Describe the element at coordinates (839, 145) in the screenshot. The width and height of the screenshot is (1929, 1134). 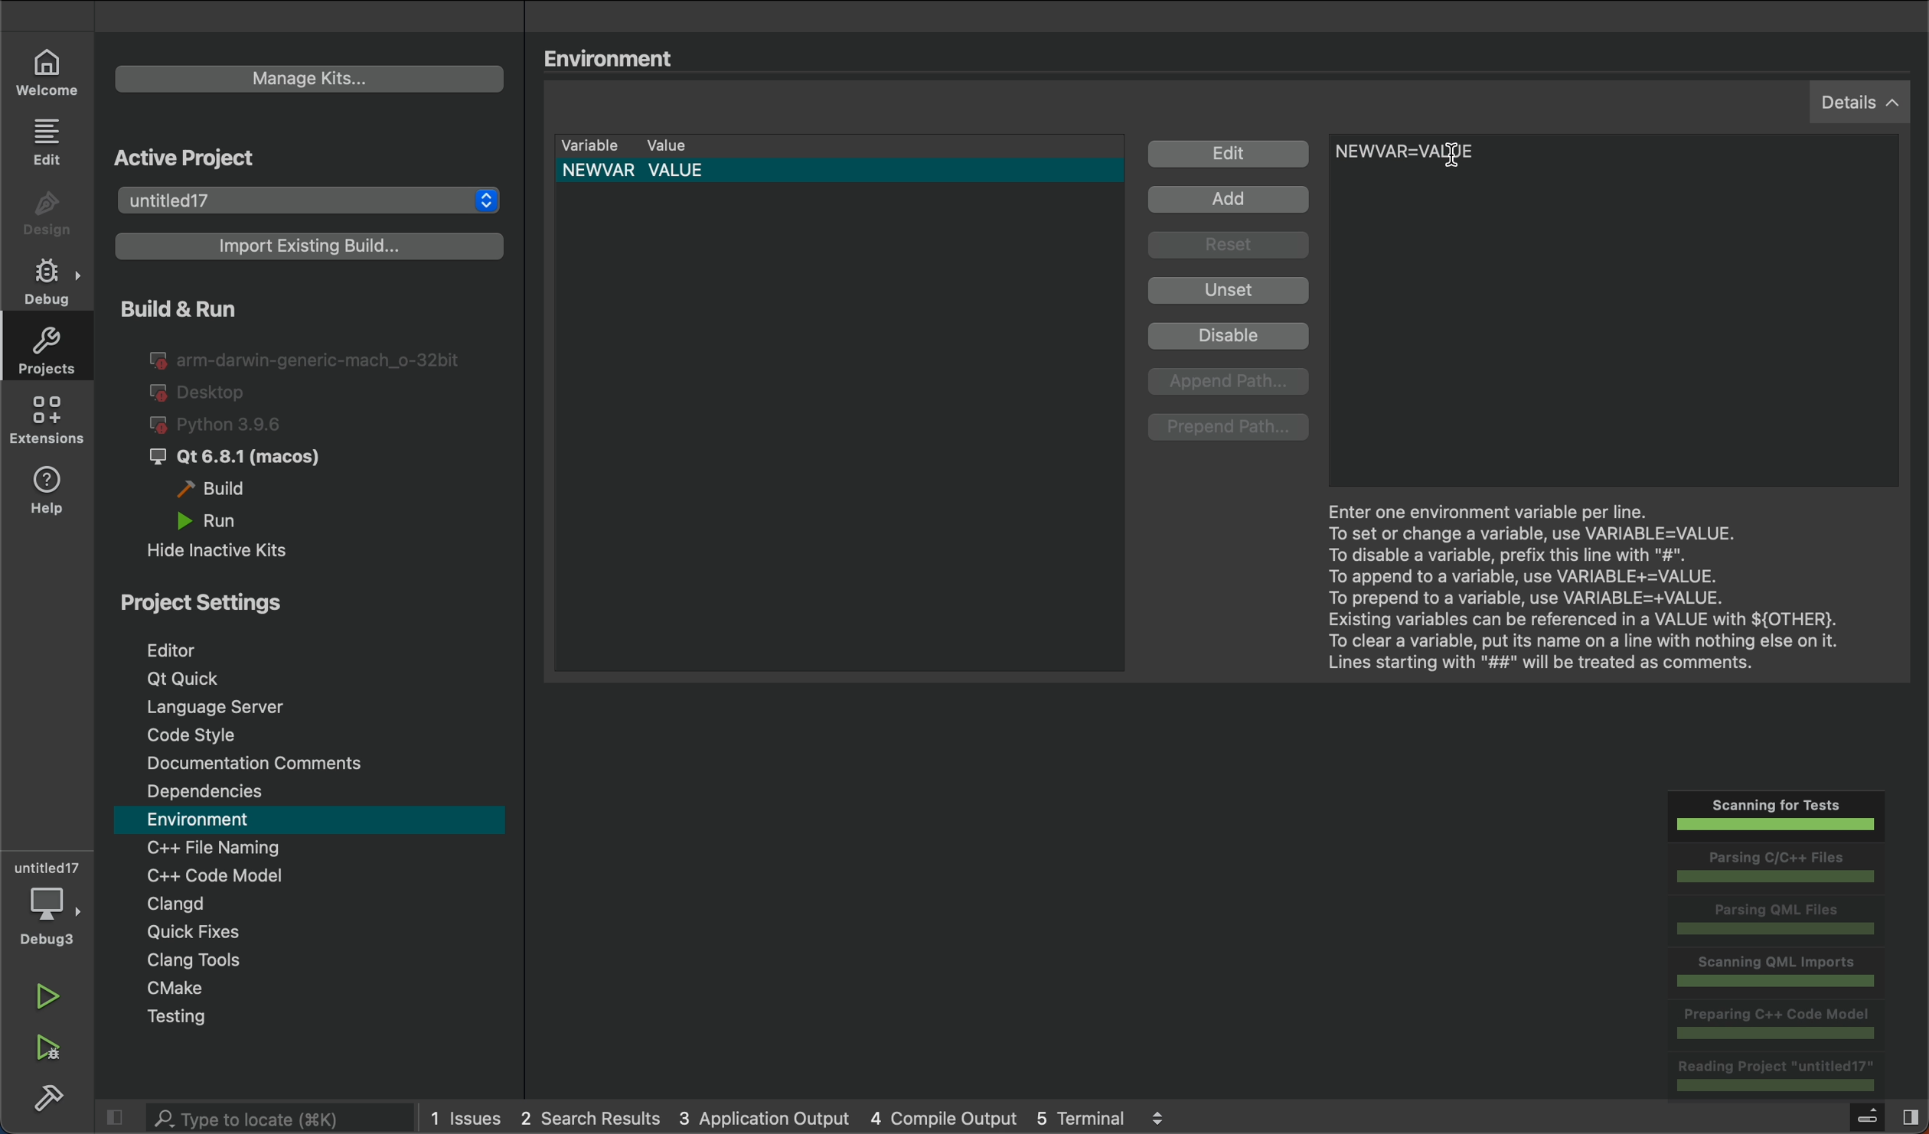
I see `variable lists` at that location.